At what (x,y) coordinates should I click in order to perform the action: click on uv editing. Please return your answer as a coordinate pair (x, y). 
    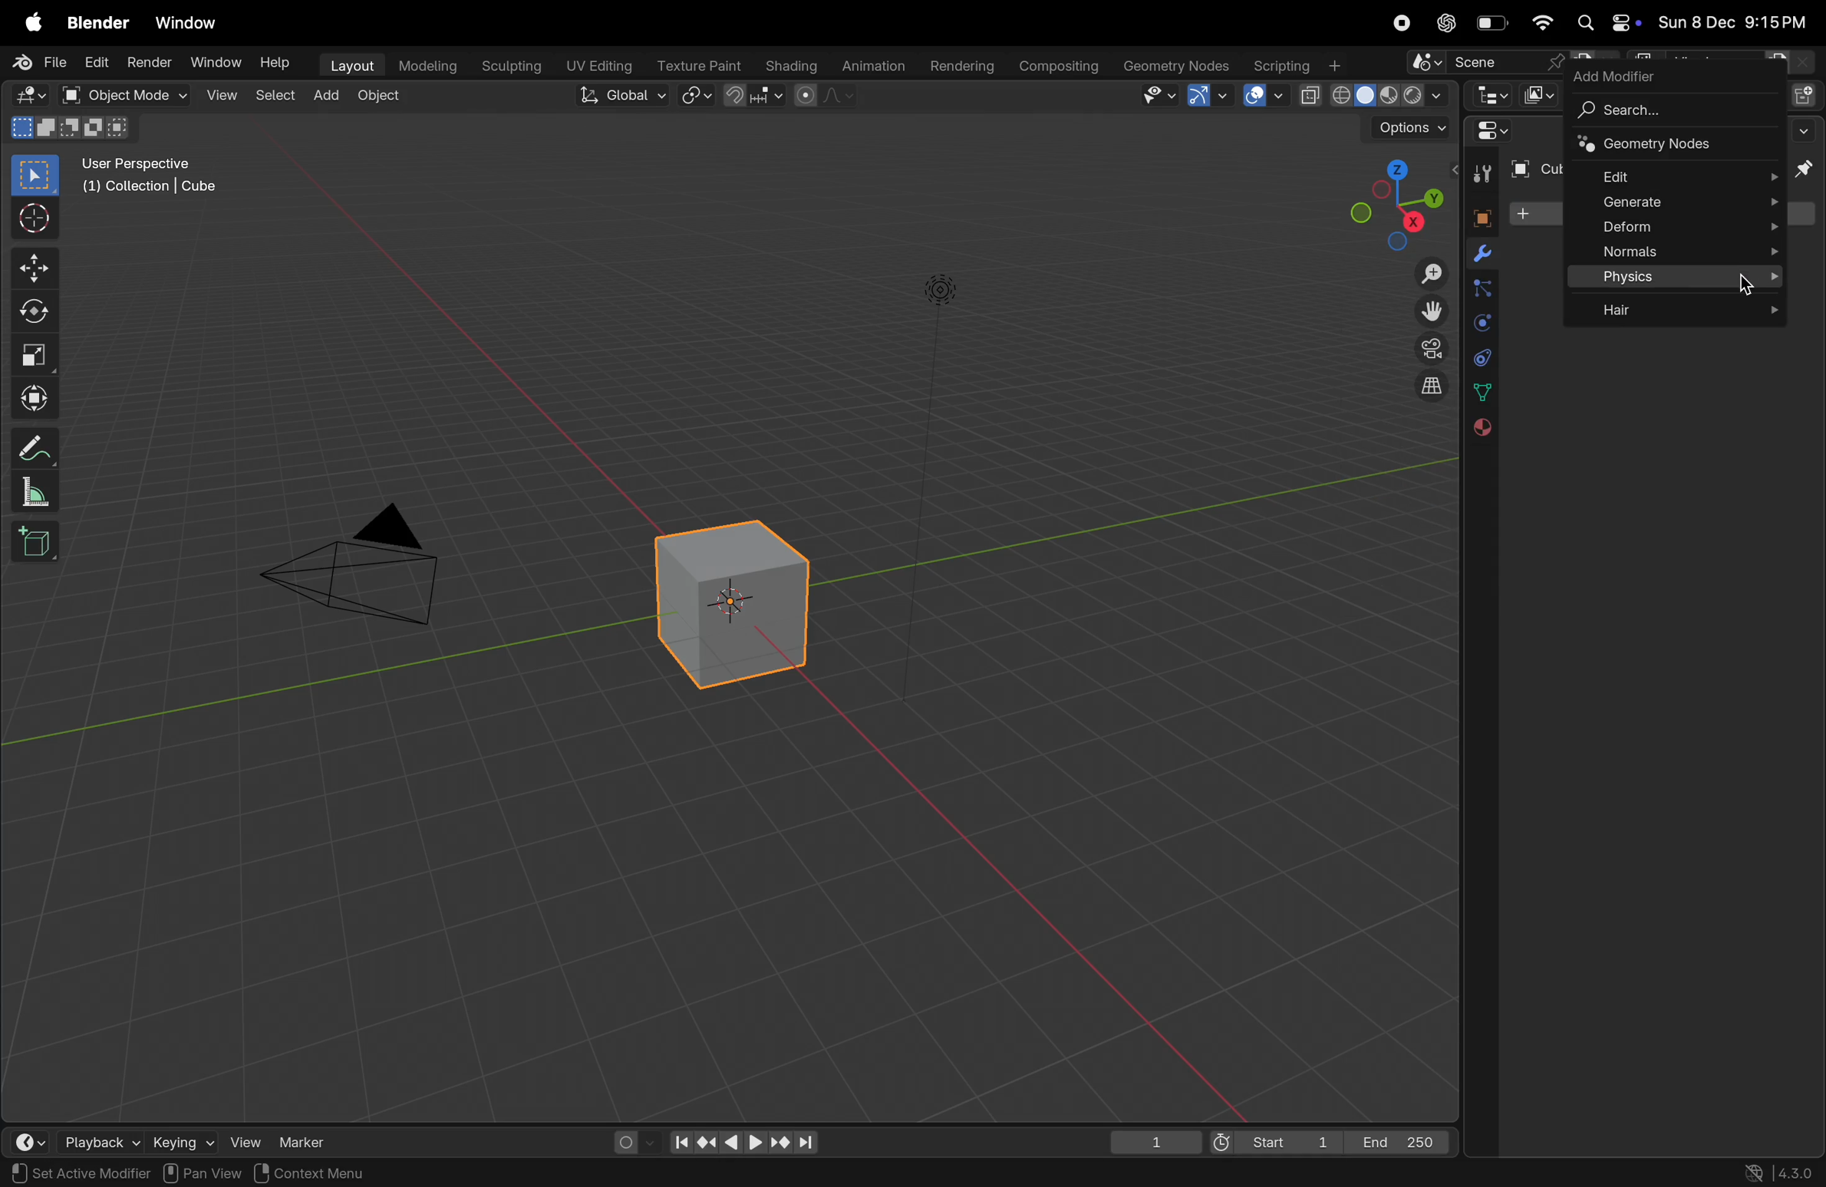
    Looking at the image, I should click on (602, 64).